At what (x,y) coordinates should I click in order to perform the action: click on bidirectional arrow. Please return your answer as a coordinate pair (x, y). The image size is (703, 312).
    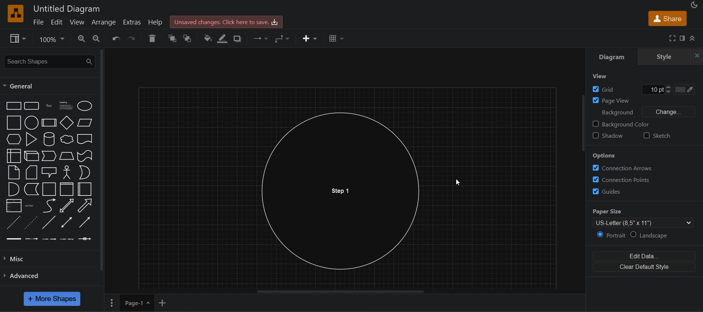
    Looking at the image, I should click on (66, 206).